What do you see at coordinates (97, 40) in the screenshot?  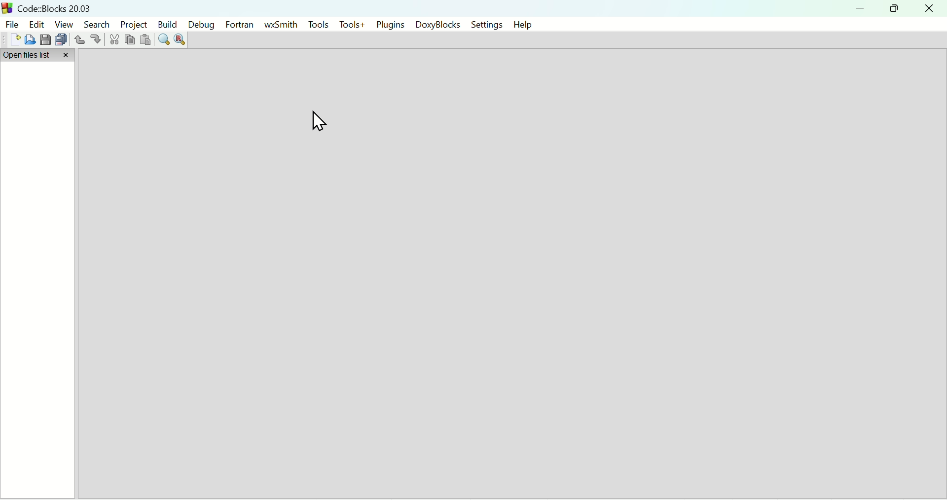 I see `redo` at bounding box center [97, 40].